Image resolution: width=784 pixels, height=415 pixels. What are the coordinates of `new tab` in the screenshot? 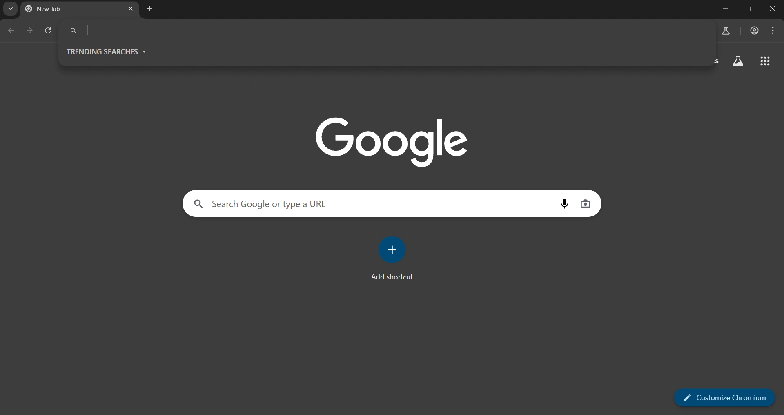 It's located at (150, 9).